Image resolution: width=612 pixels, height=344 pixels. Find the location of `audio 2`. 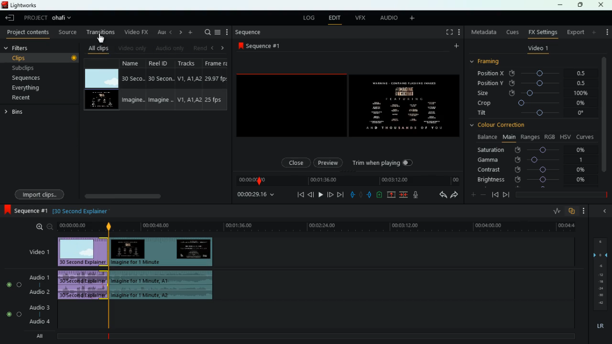

audio 2 is located at coordinates (38, 292).